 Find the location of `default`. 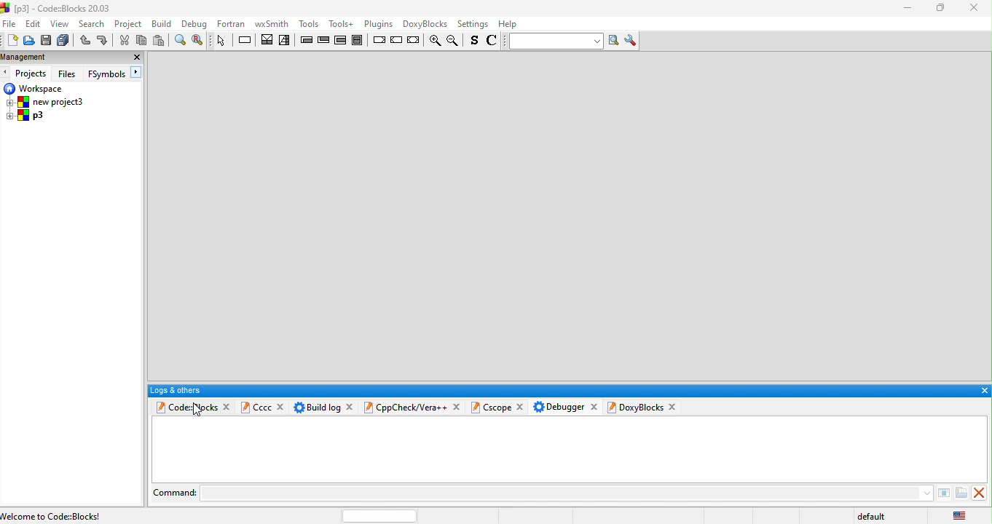

default is located at coordinates (875, 517).